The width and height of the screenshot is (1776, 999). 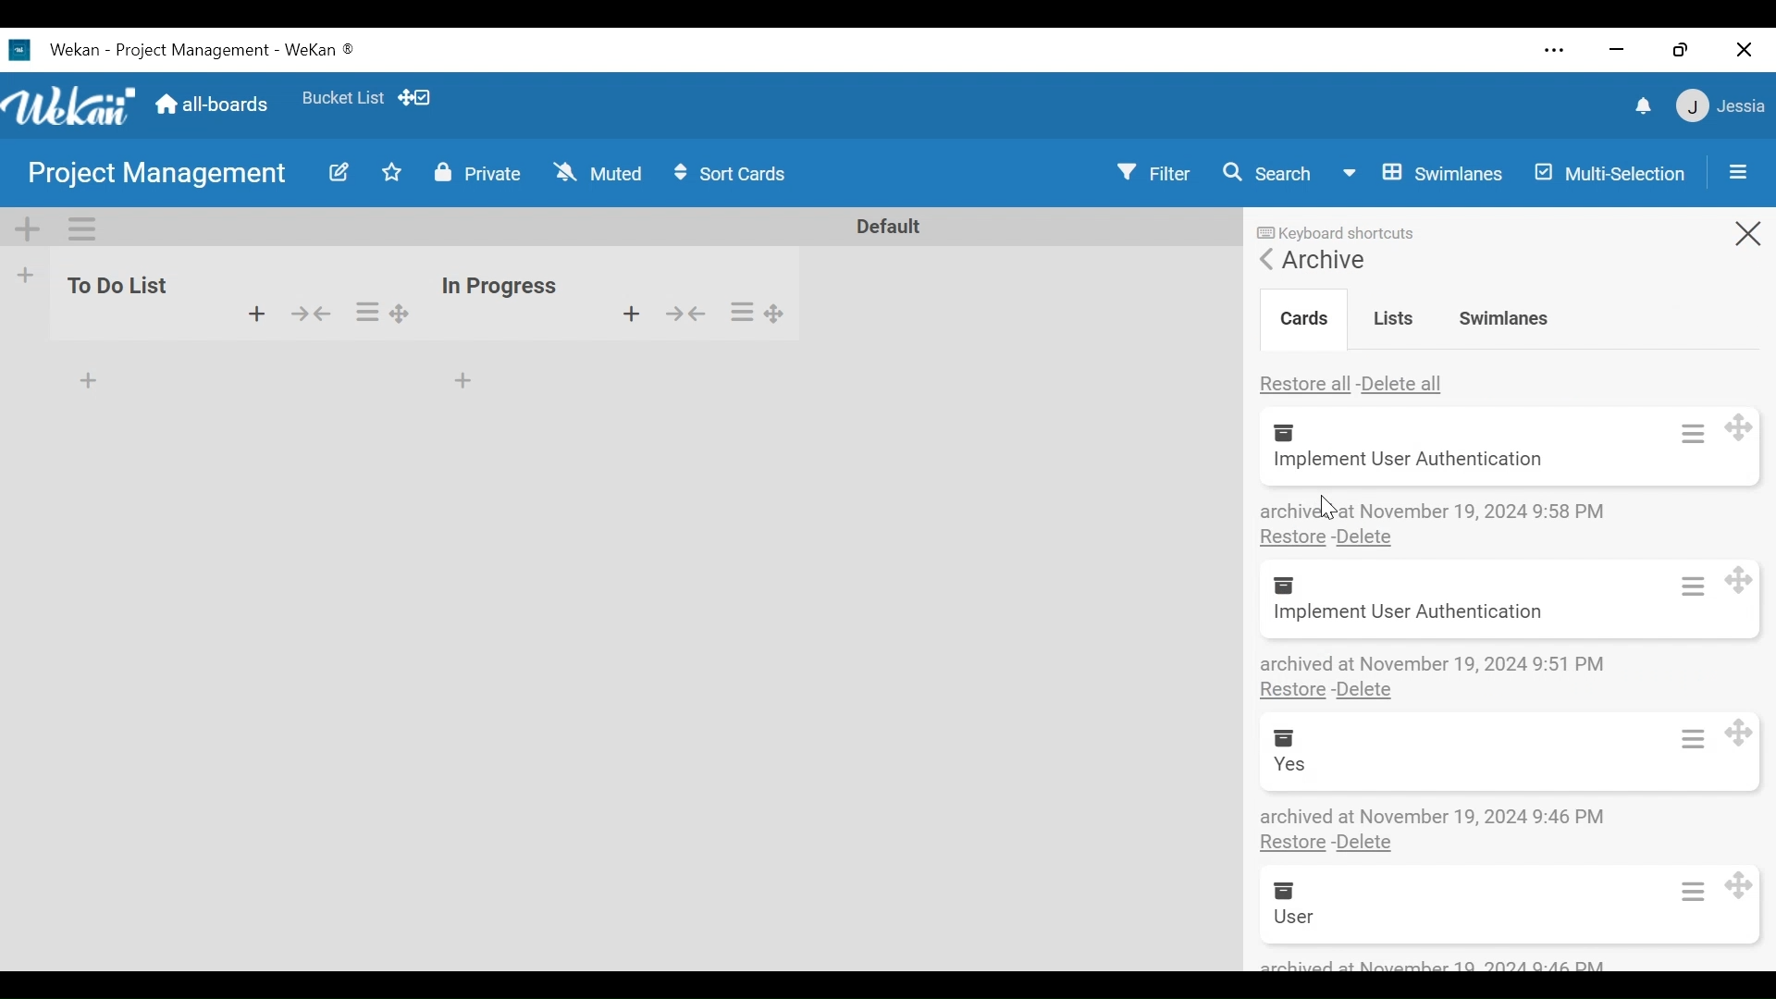 What do you see at coordinates (1470, 756) in the screenshot?
I see `Archive Card` at bounding box center [1470, 756].